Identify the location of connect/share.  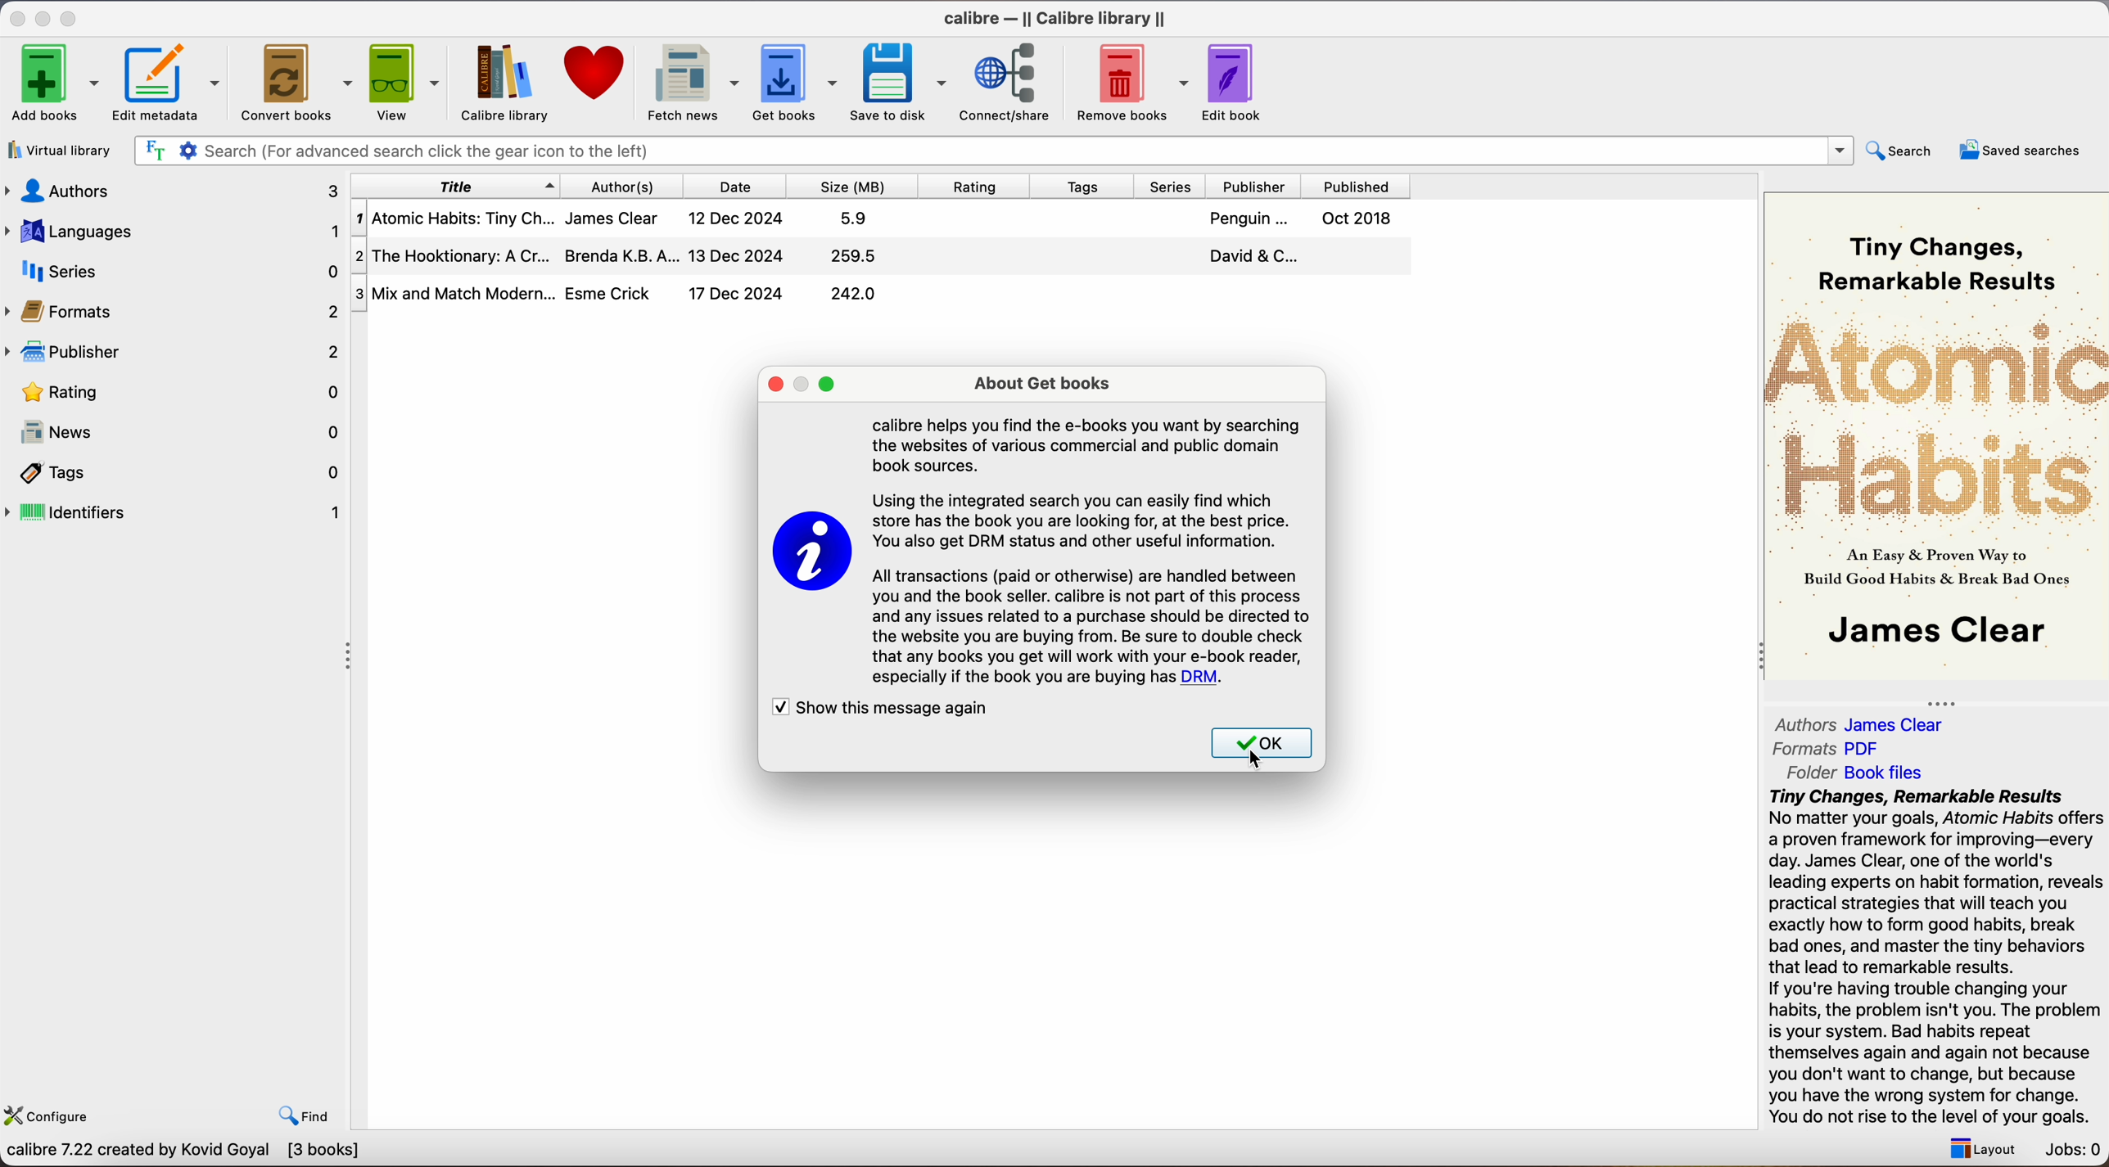
(1011, 81).